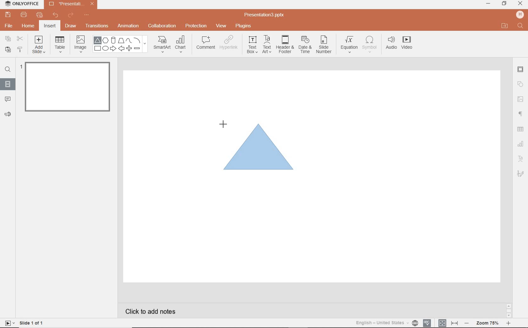  What do you see at coordinates (468, 324) in the screenshot?
I see `zoom out` at bounding box center [468, 324].